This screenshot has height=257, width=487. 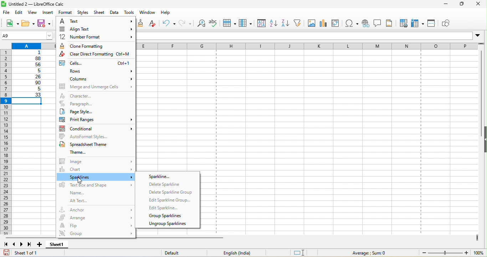 What do you see at coordinates (166, 216) in the screenshot?
I see `group sparklins` at bounding box center [166, 216].